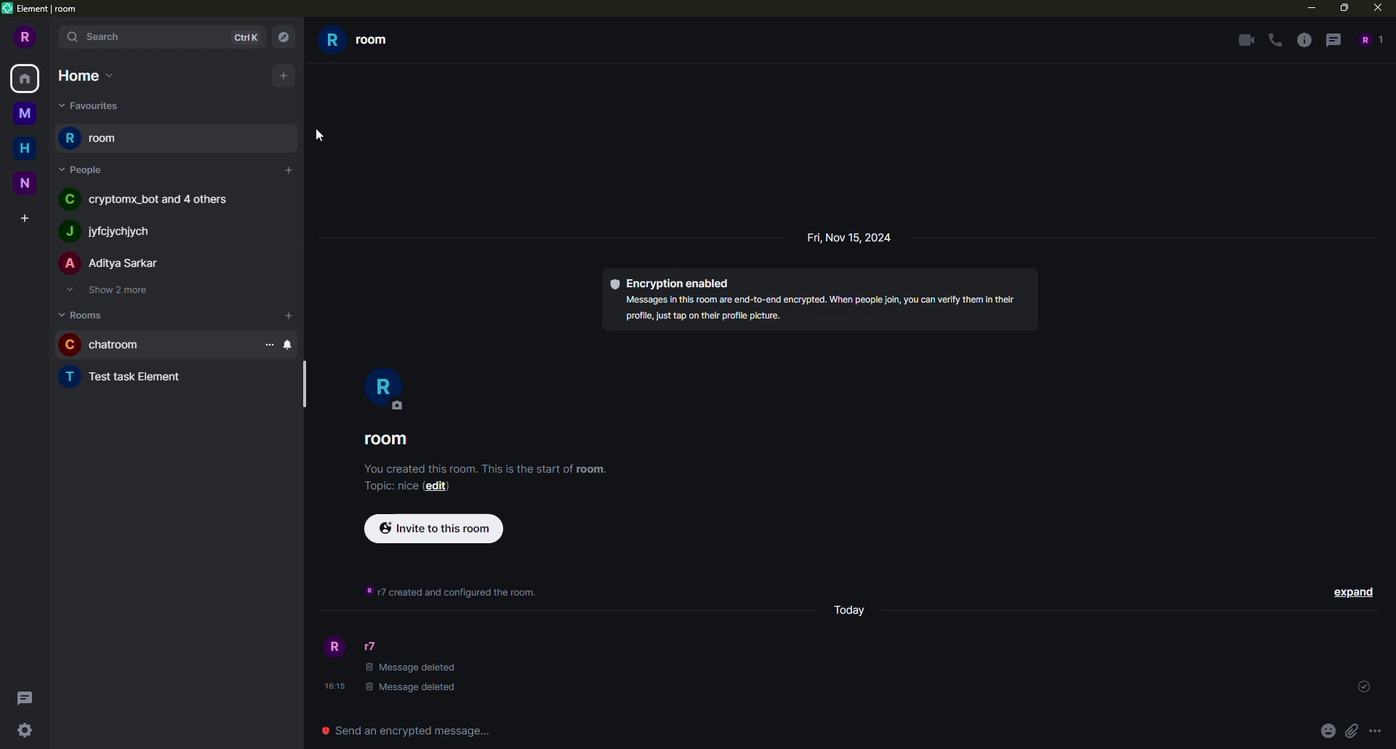  What do you see at coordinates (332, 686) in the screenshot?
I see `time` at bounding box center [332, 686].